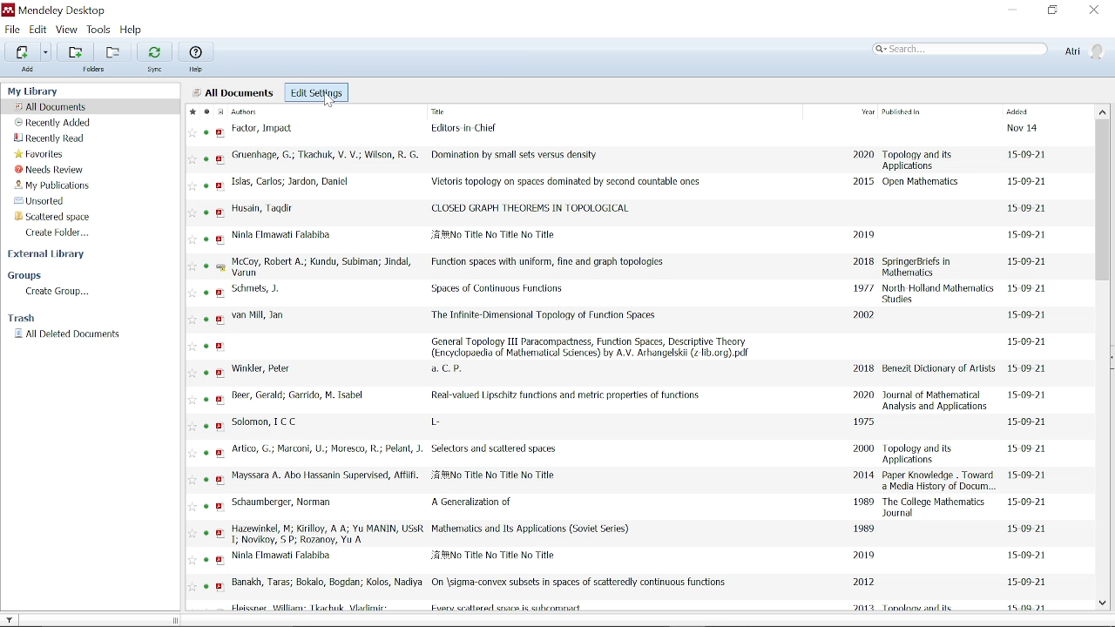 The width and height of the screenshot is (1115, 627). I want to click on View, so click(68, 30).